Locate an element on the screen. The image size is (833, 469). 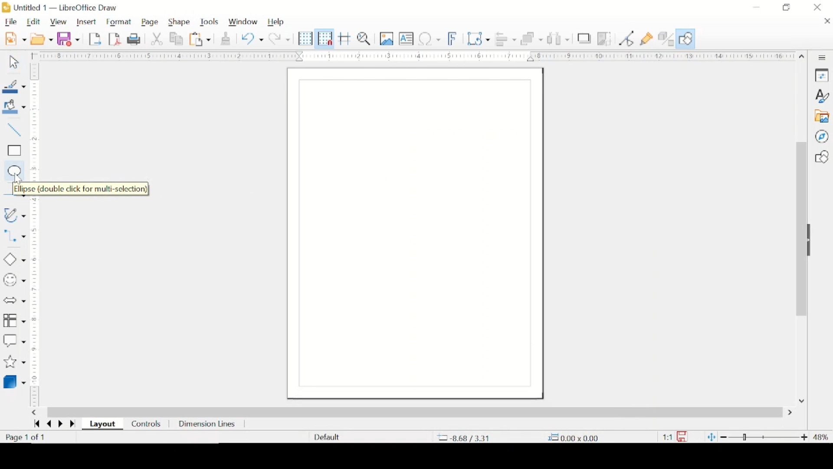
close is located at coordinates (818, 7).